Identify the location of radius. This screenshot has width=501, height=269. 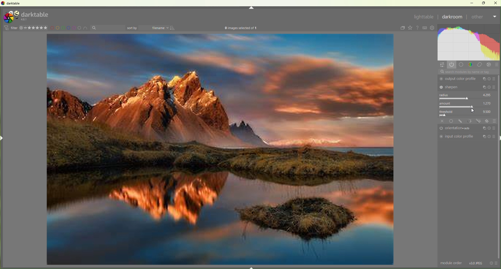
(445, 95).